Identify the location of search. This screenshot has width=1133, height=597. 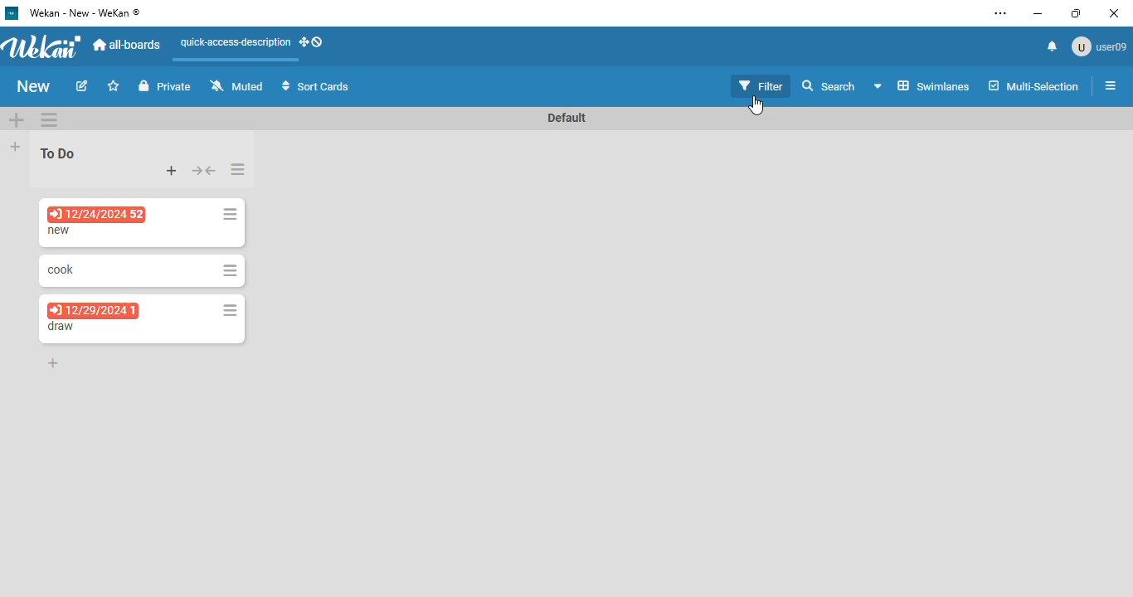
(829, 85).